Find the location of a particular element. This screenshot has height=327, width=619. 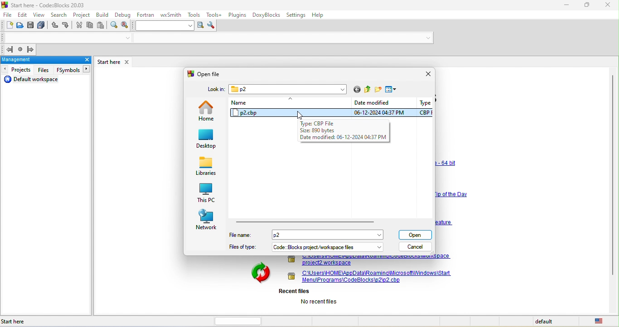

tools++ is located at coordinates (215, 15).